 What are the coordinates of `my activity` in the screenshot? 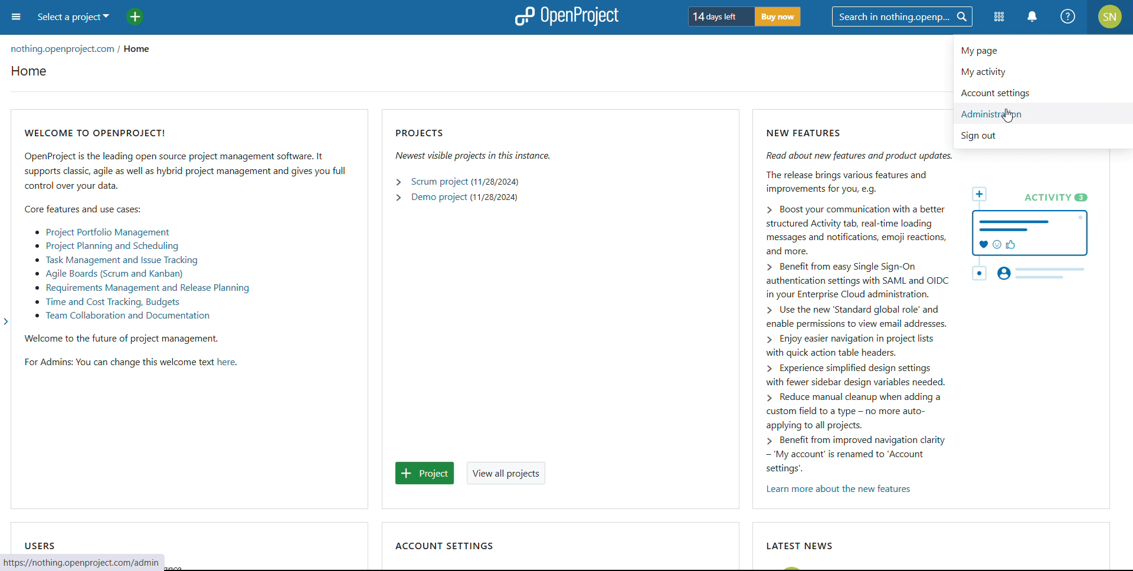 It's located at (1043, 71).